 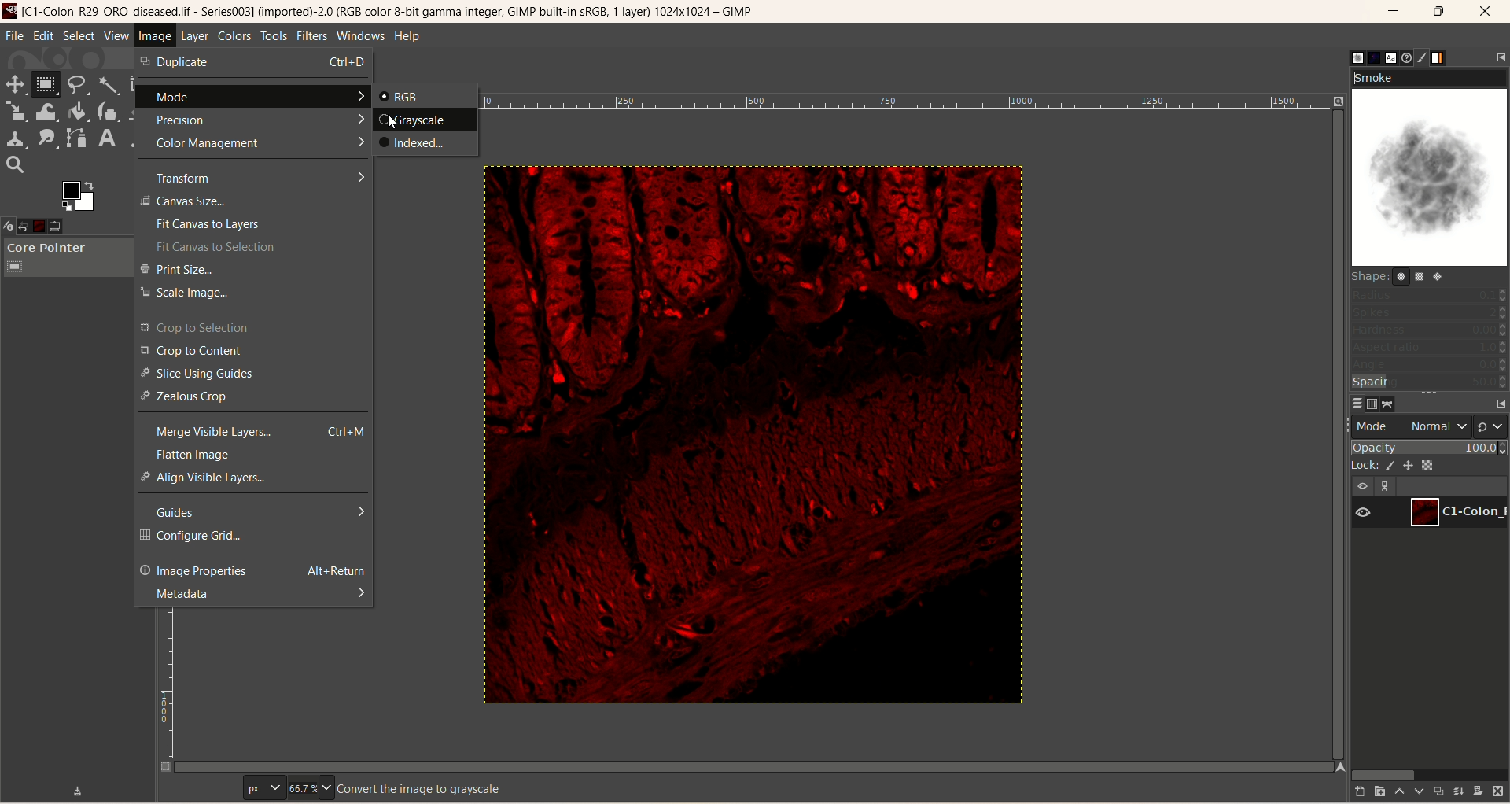 I want to click on save, so click(x=76, y=791).